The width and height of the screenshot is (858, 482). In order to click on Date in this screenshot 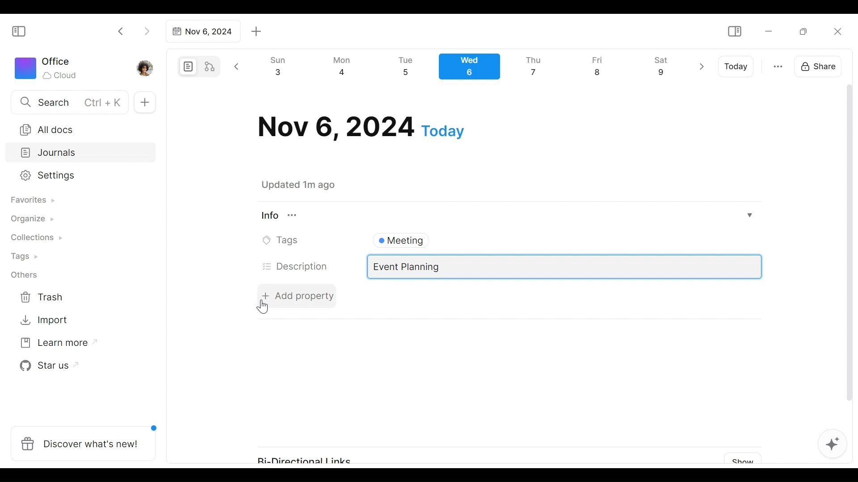, I will do `click(361, 127)`.